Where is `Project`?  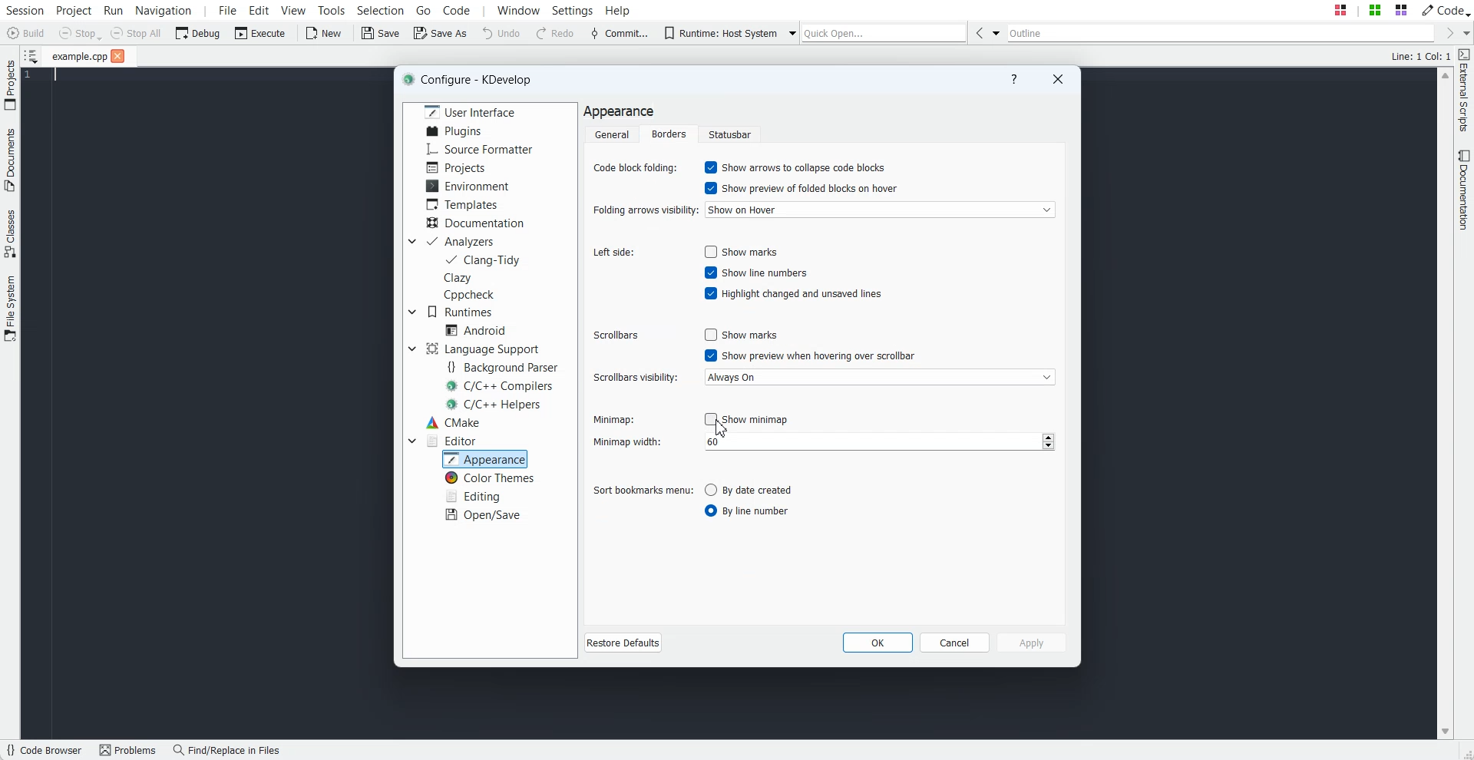 Project is located at coordinates (73, 10).